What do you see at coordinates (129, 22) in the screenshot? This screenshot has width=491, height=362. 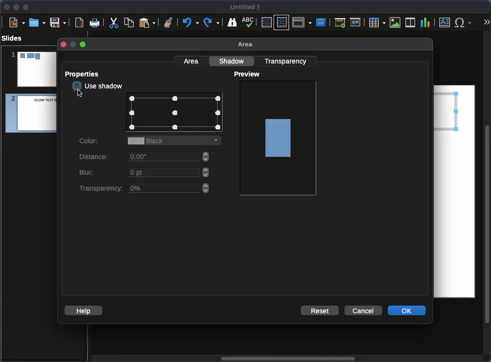 I see `Copy` at bounding box center [129, 22].